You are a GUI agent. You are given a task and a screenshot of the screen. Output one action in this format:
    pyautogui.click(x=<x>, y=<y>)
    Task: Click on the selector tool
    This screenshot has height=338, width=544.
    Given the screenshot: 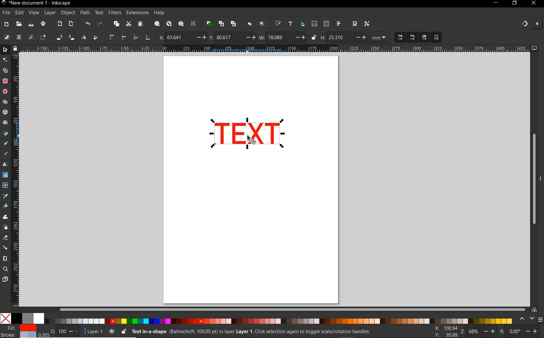 What is the action you would take?
    pyautogui.click(x=6, y=51)
    